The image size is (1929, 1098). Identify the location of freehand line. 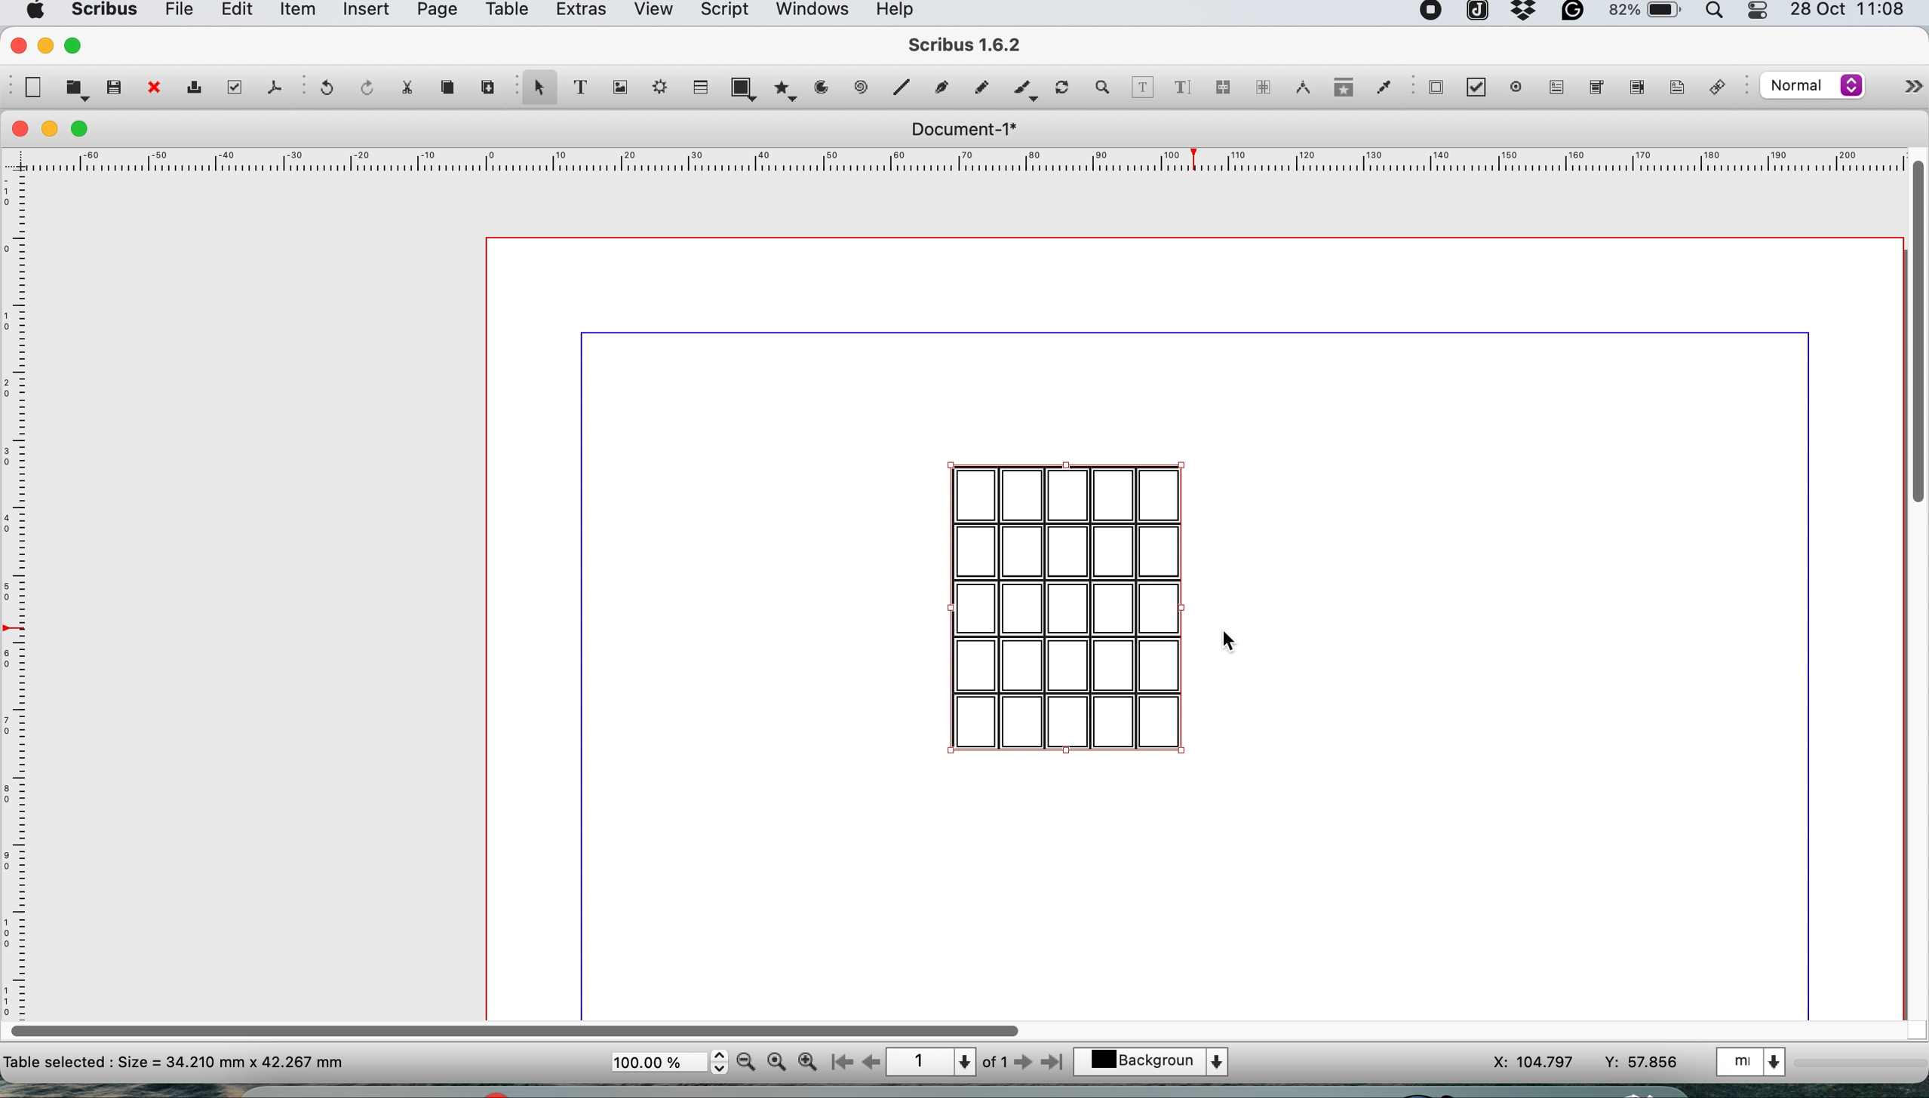
(978, 87).